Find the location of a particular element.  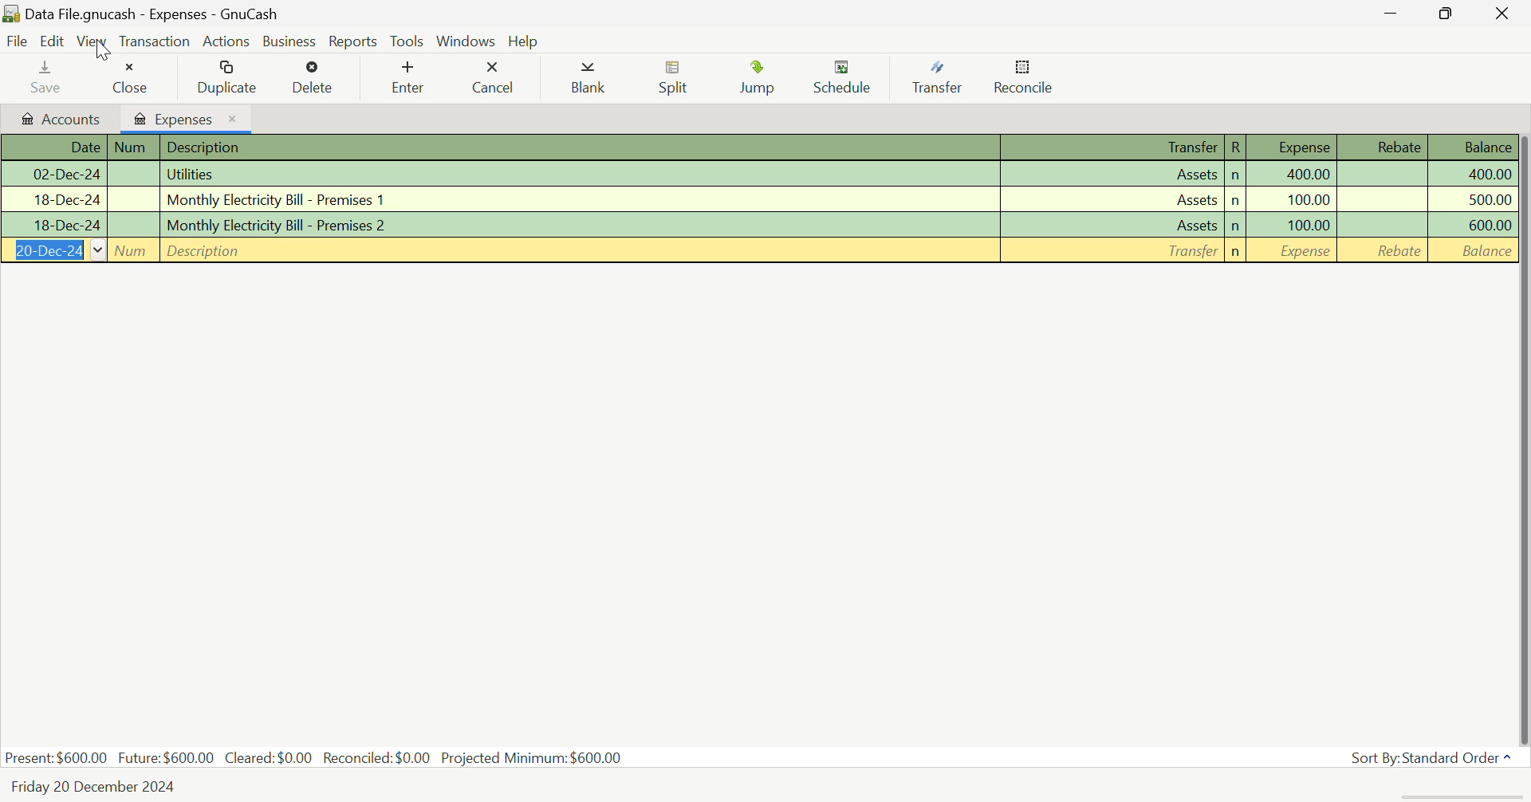

Num is located at coordinates (134, 147).